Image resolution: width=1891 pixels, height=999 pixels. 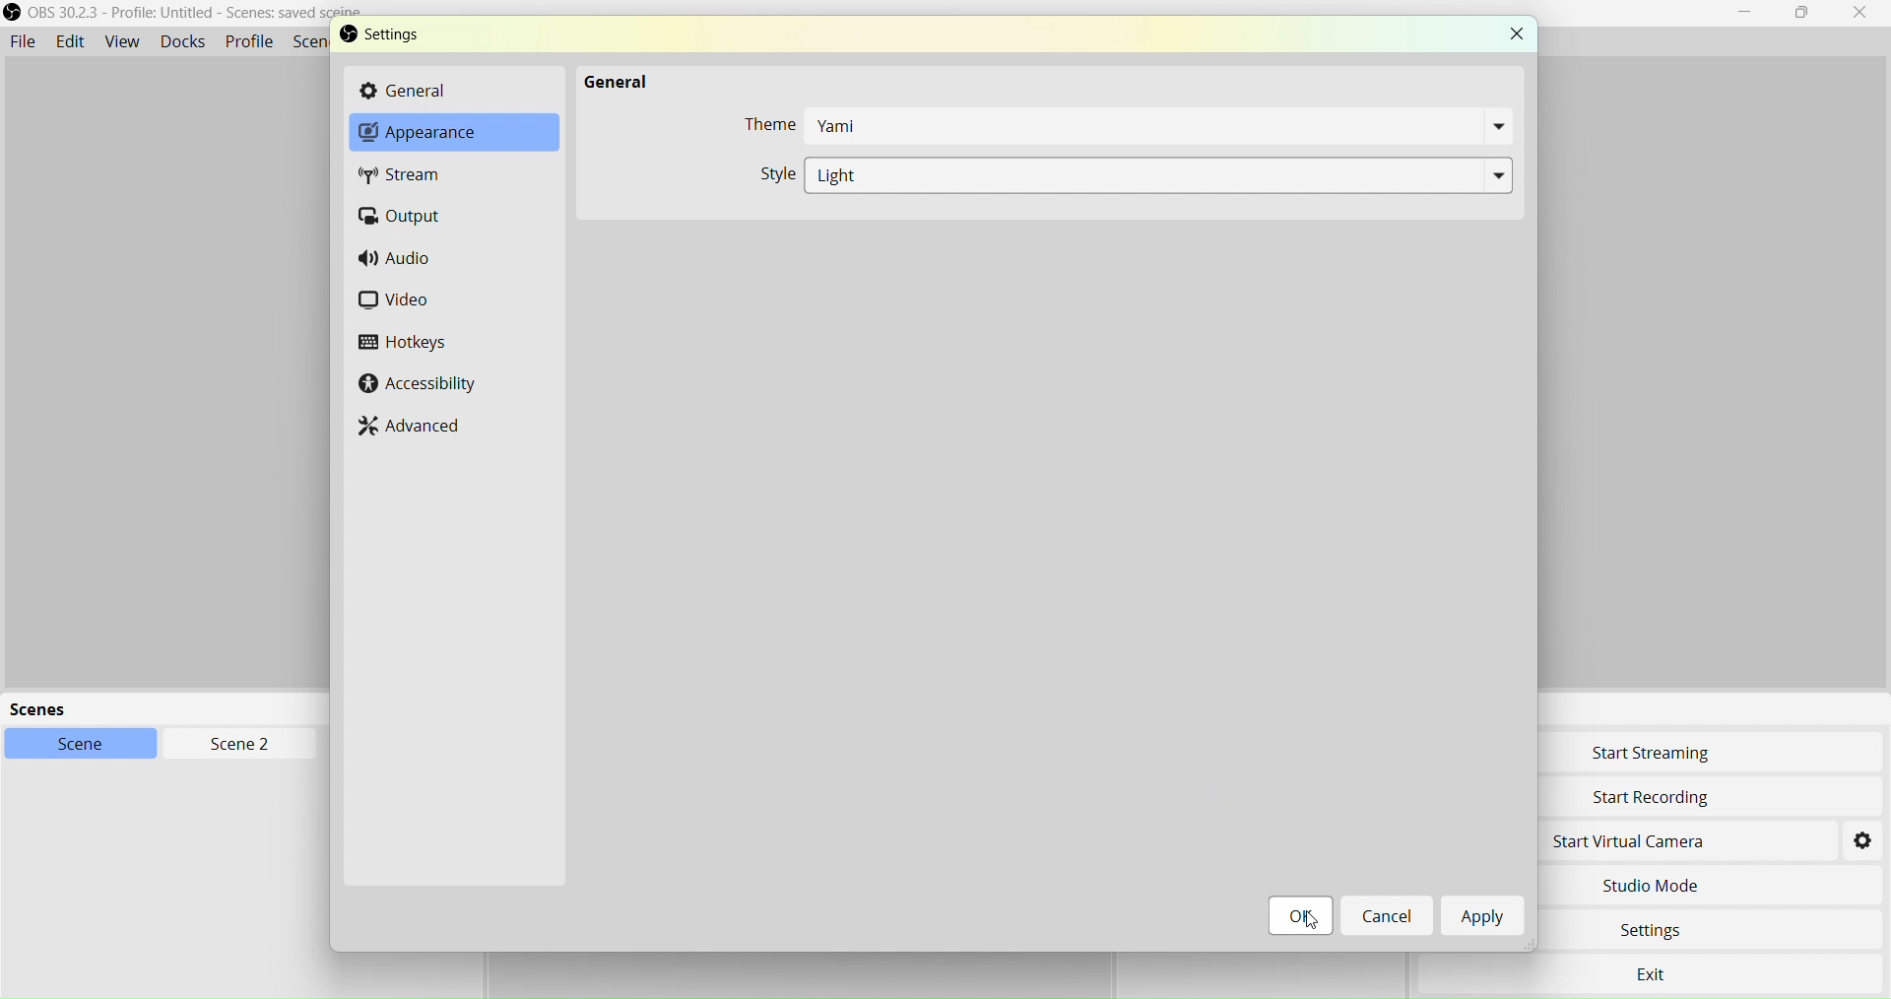 What do you see at coordinates (403, 261) in the screenshot?
I see `Audio` at bounding box center [403, 261].